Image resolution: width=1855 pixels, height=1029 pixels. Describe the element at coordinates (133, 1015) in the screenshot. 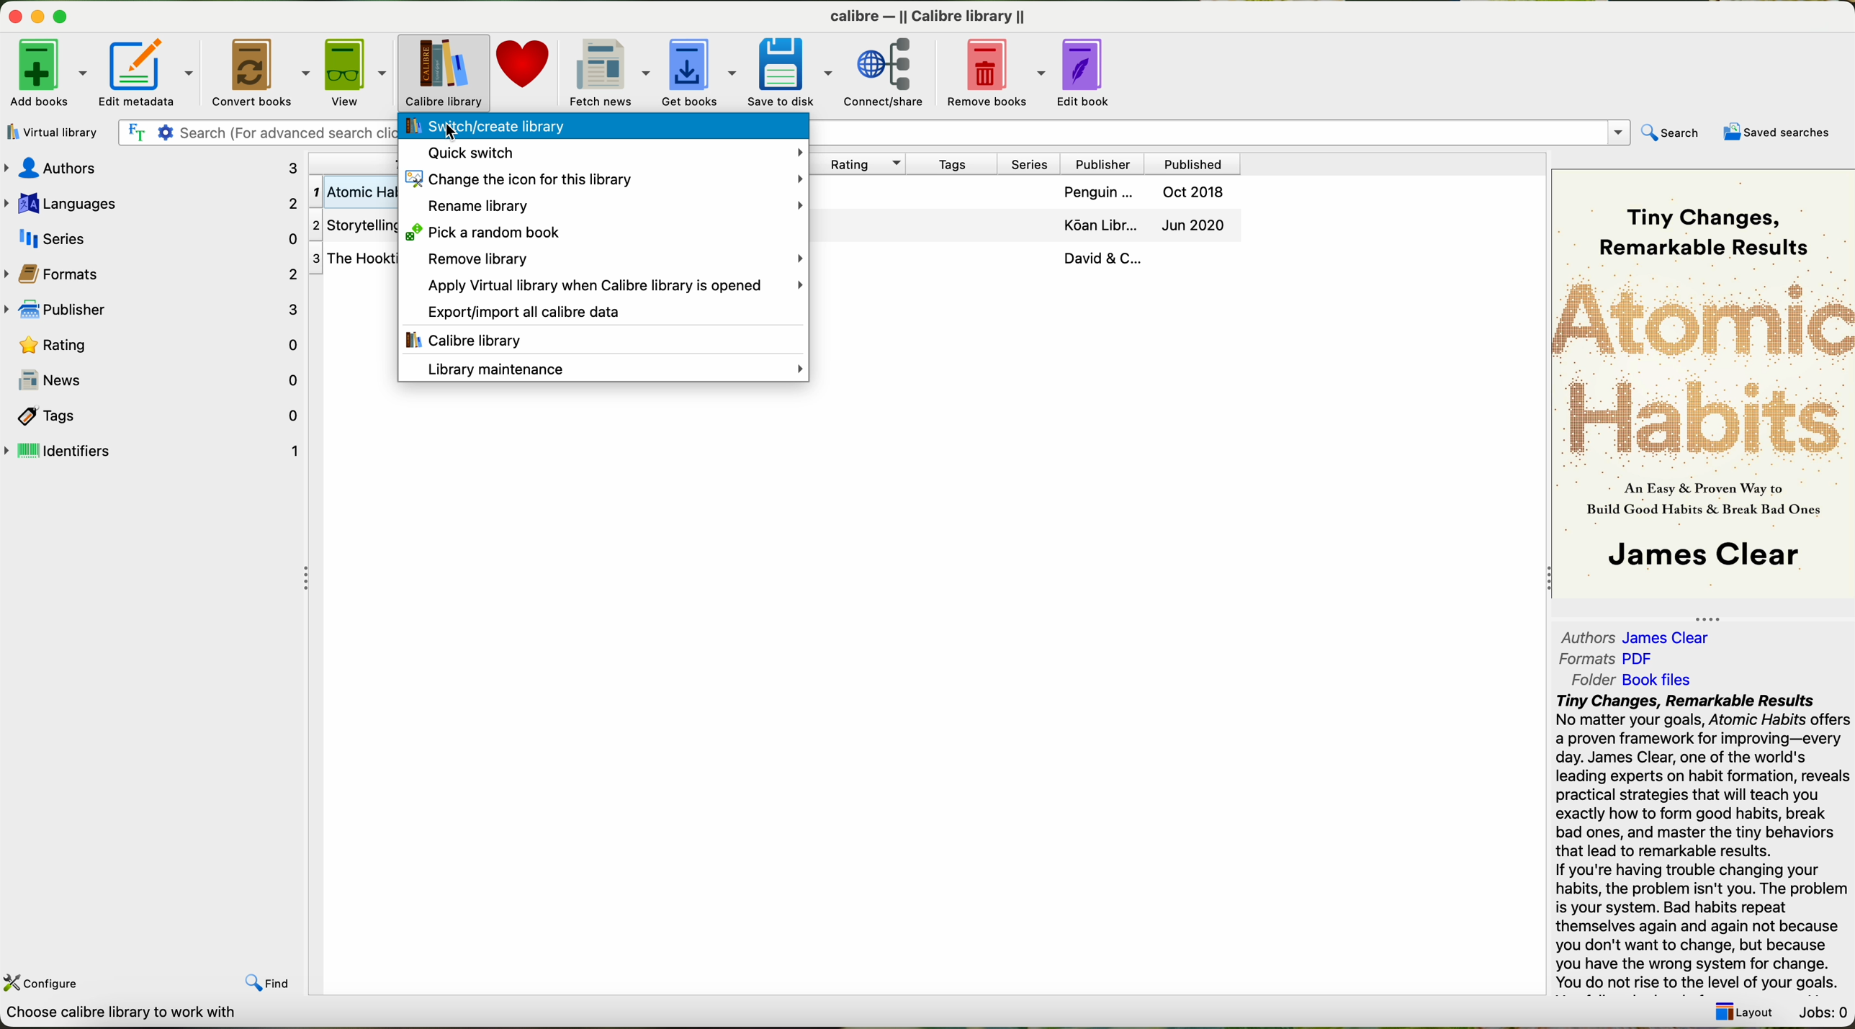

I see `Choose calbre library to work with Calbre Library [3book}` at that location.